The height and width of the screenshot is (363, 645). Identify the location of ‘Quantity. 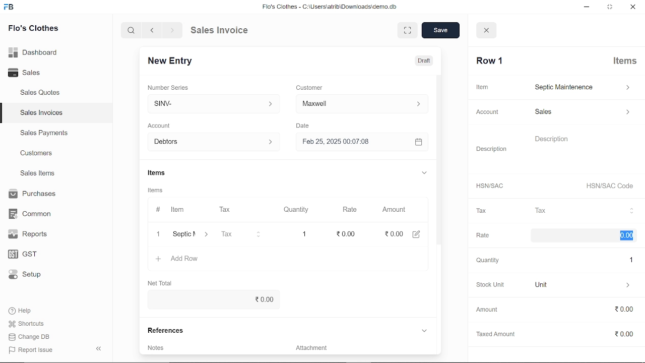
(486, 260).